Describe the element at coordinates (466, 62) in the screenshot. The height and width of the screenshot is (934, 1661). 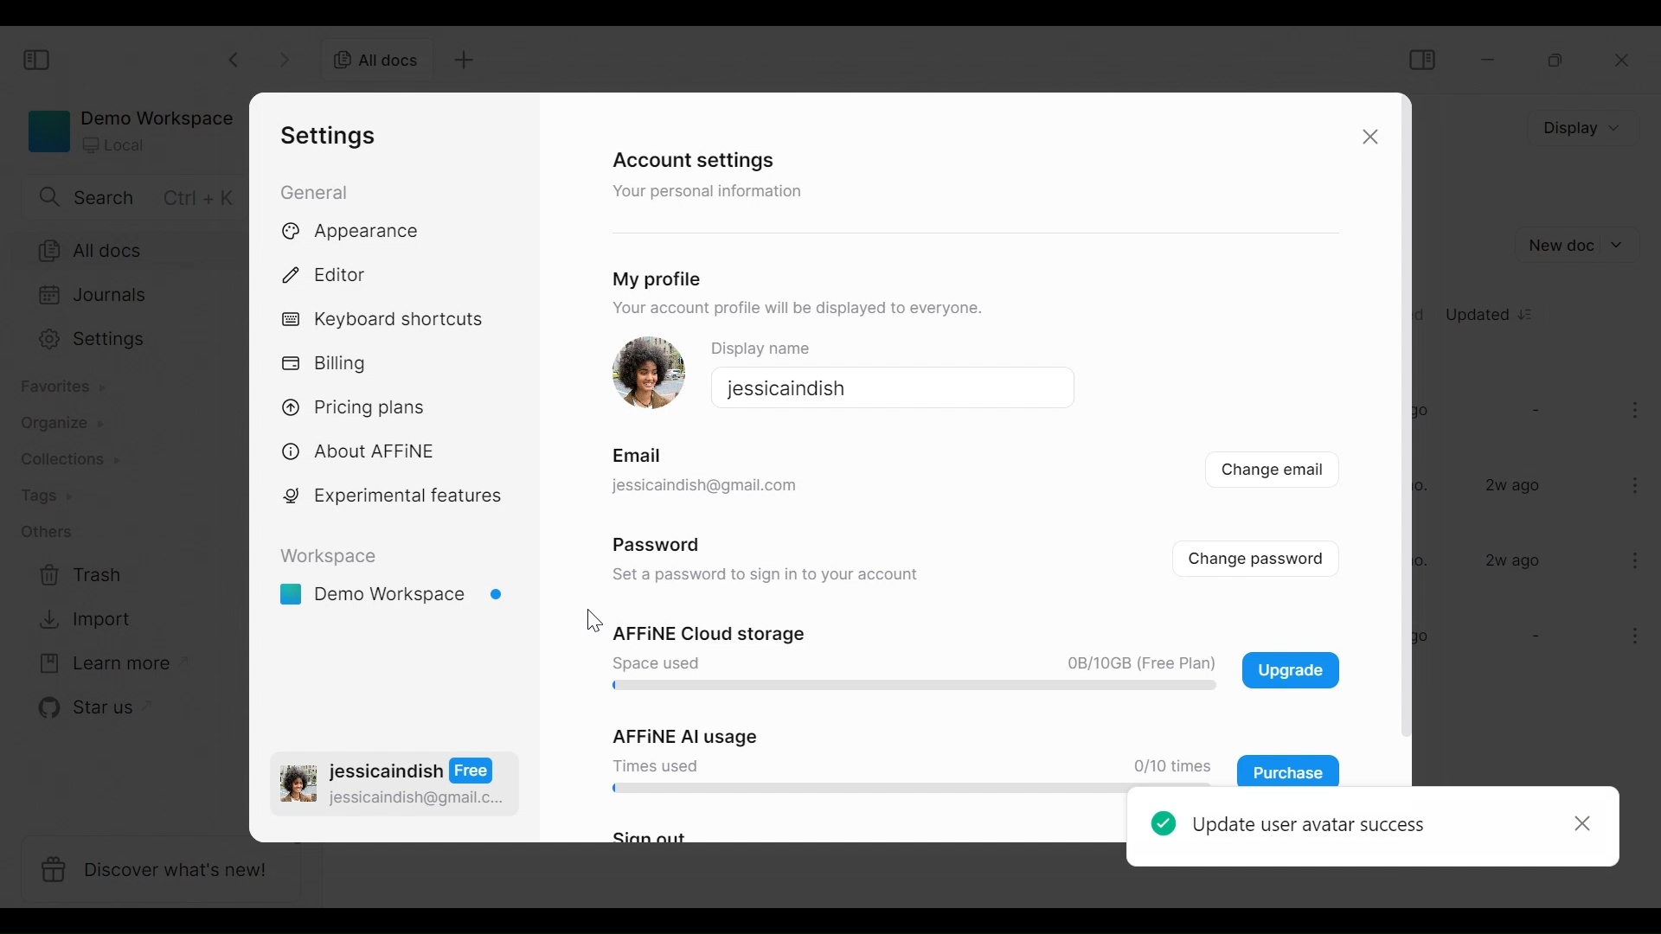
I see `Add` at that location.